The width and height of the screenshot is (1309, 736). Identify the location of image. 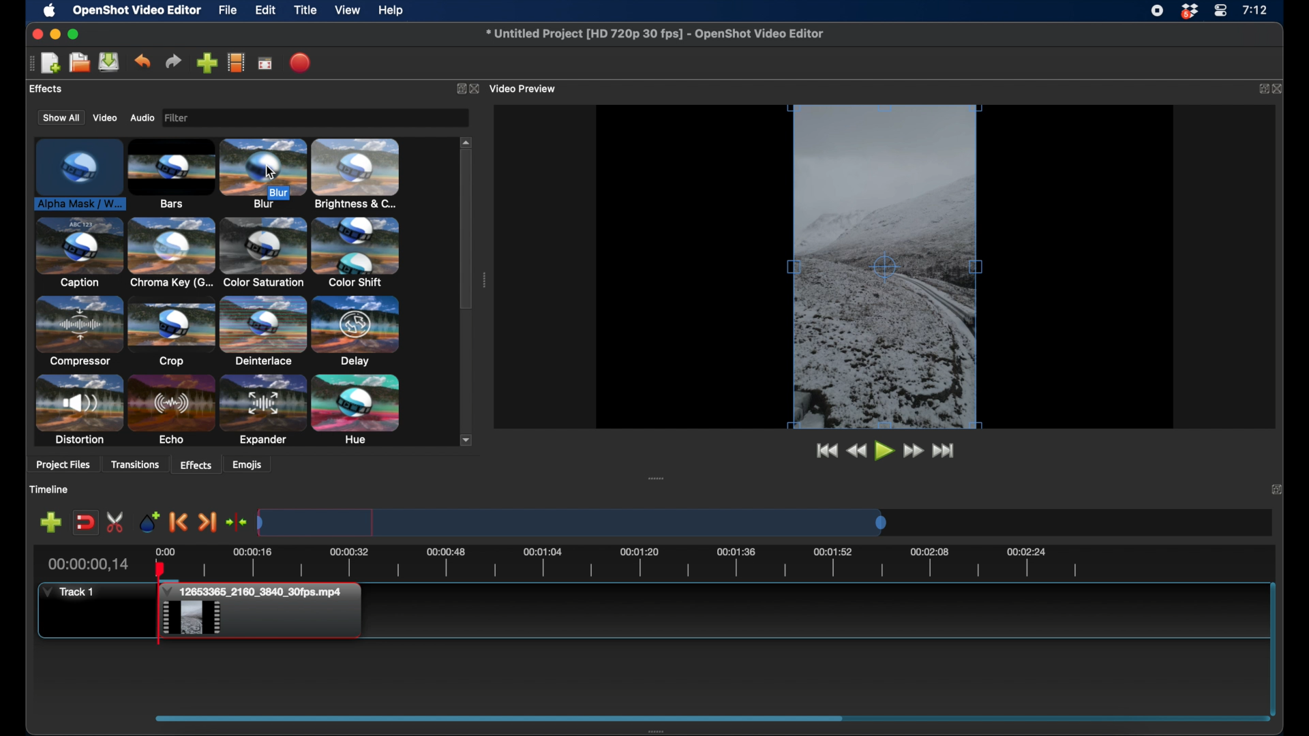
(180, 119).